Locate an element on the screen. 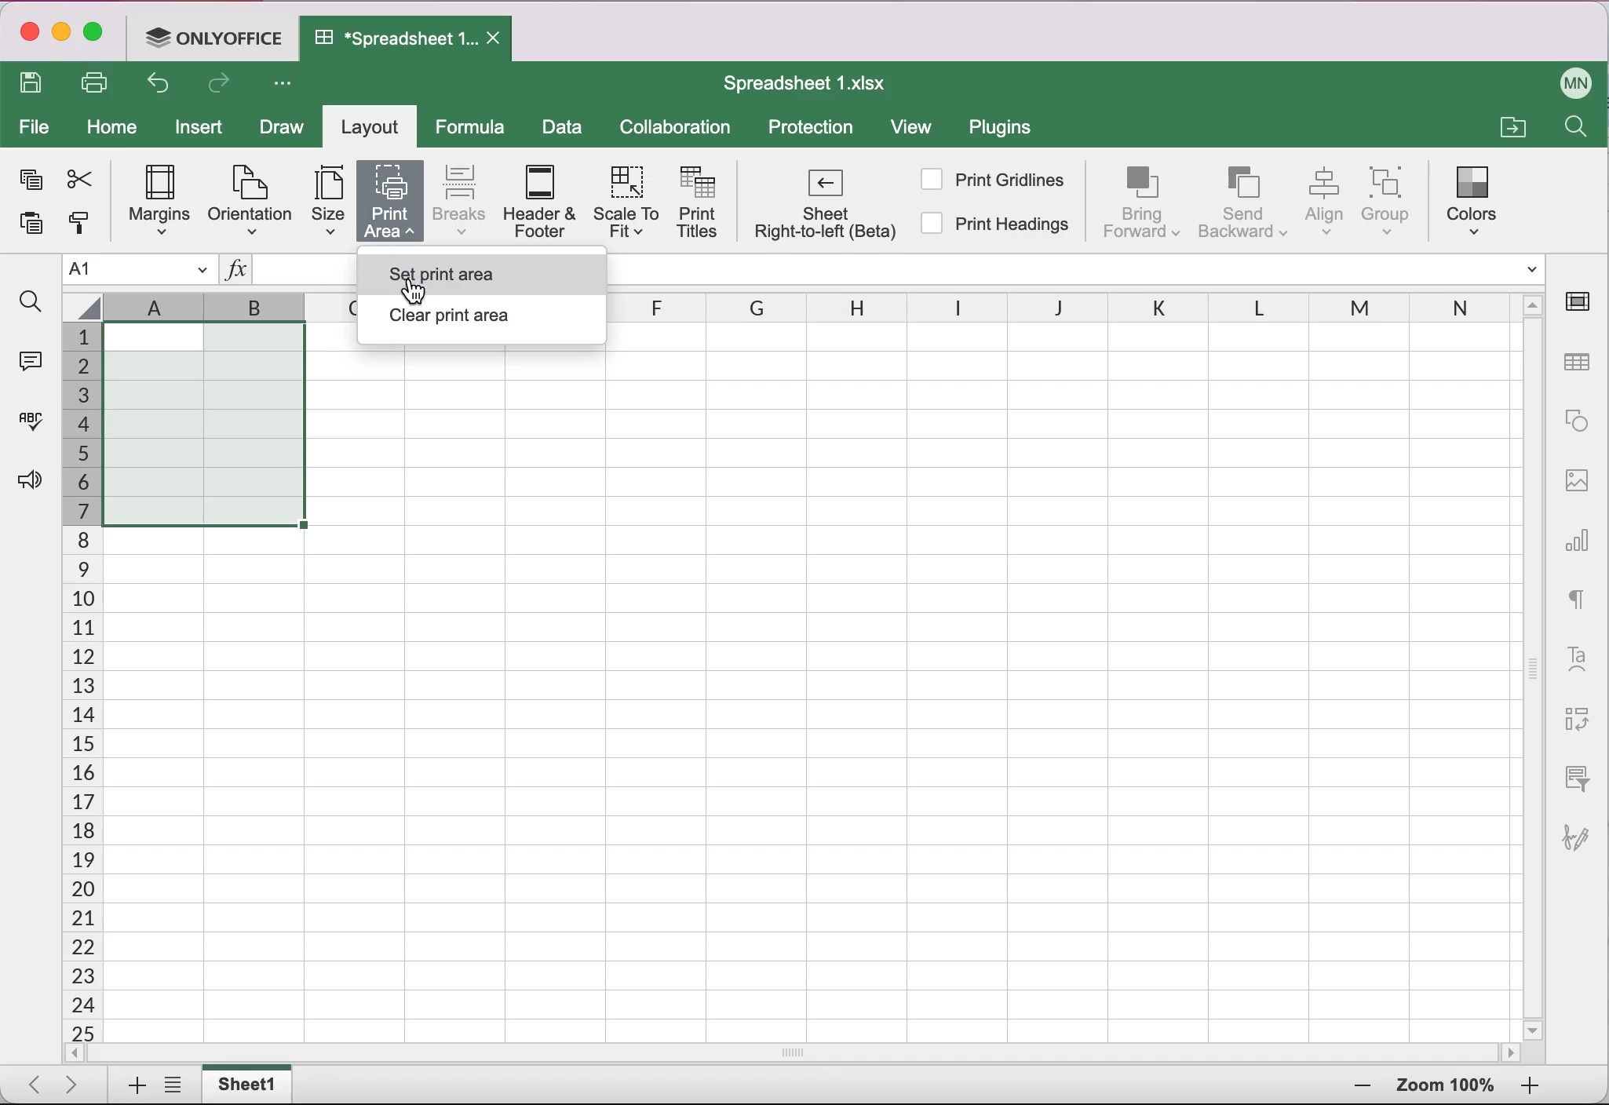 The image size is (1609, 1105). save is located at coordinates (35, 85).